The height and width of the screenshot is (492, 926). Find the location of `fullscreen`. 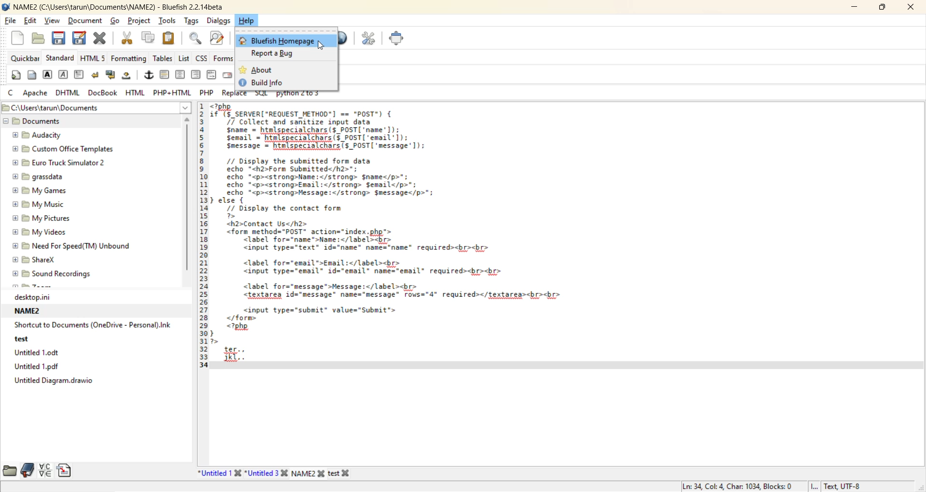

fullscreen is located at coordinates (398, 40).